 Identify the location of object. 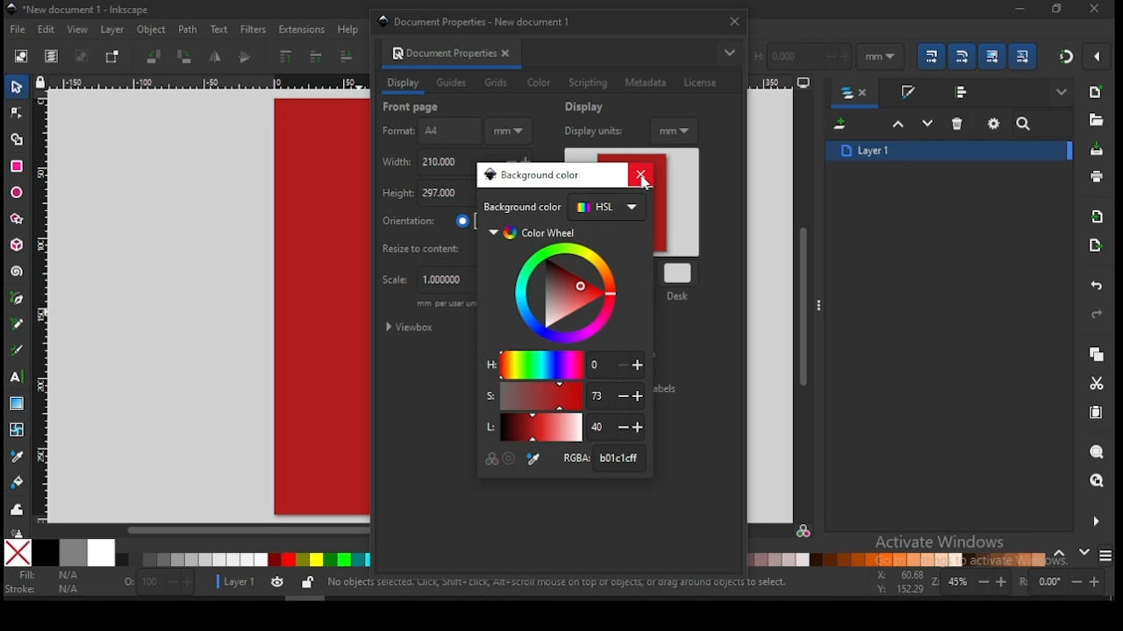
(152, 31).